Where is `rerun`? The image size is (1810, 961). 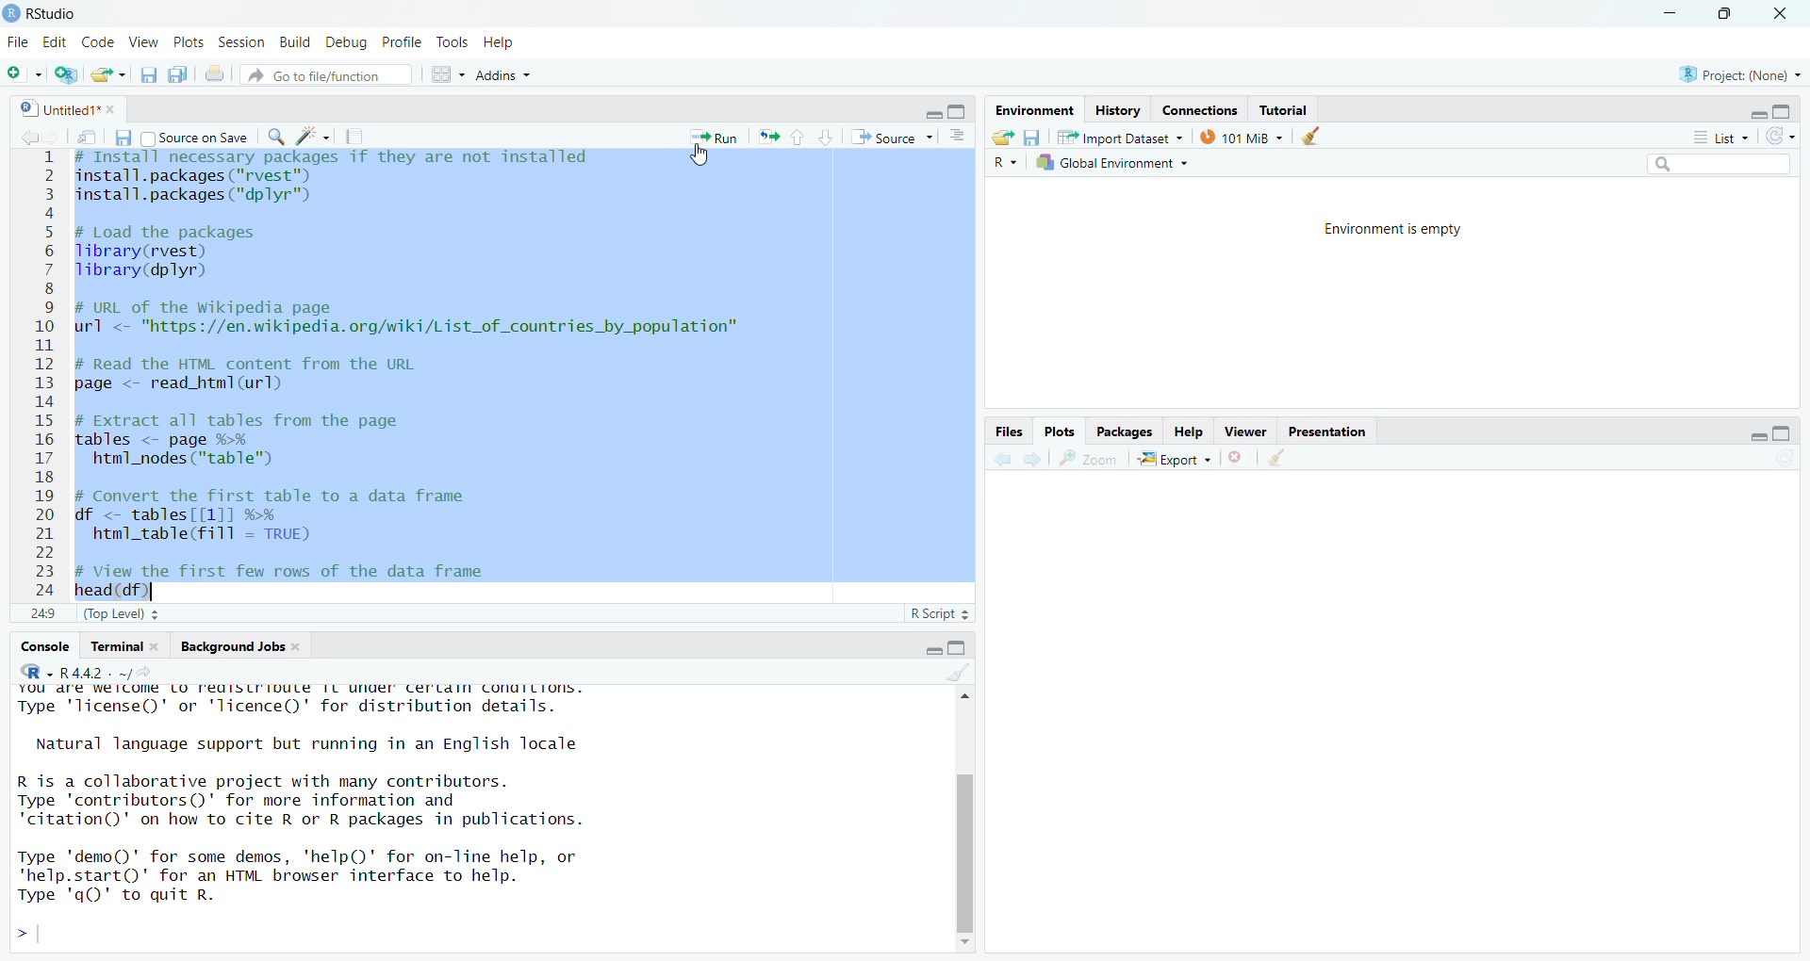
rerun is located at coordinates (768, 137).